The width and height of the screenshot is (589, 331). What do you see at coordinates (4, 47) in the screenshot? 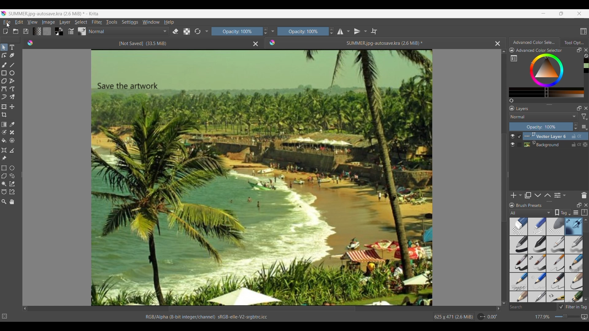
I see `Select shape tools` at bounding box center [4, 47].